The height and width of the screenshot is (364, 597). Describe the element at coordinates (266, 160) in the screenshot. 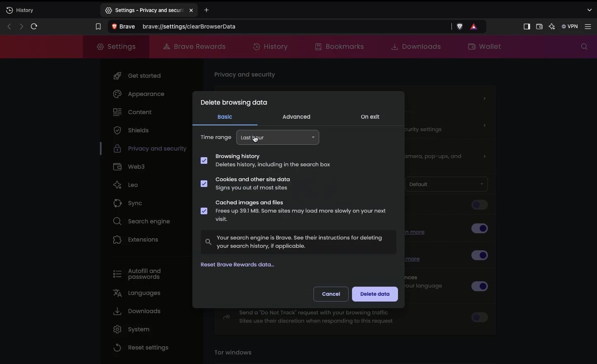

I see `Browsing history
Deletes history, including in the search box` at that location.